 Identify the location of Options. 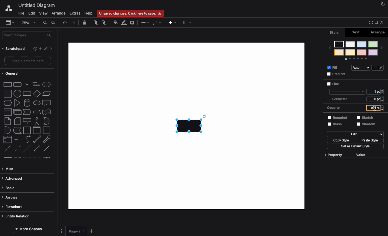
(62, 231).